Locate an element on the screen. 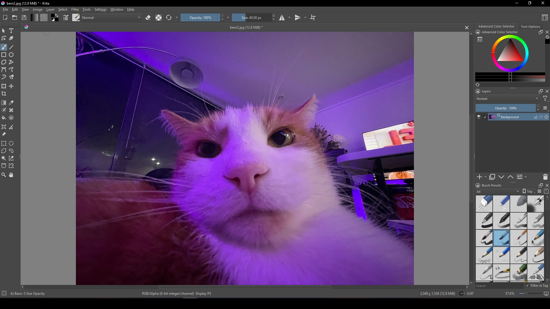 This screenshot has width=550, height=309. Filters is located at coordinates (545, 99).